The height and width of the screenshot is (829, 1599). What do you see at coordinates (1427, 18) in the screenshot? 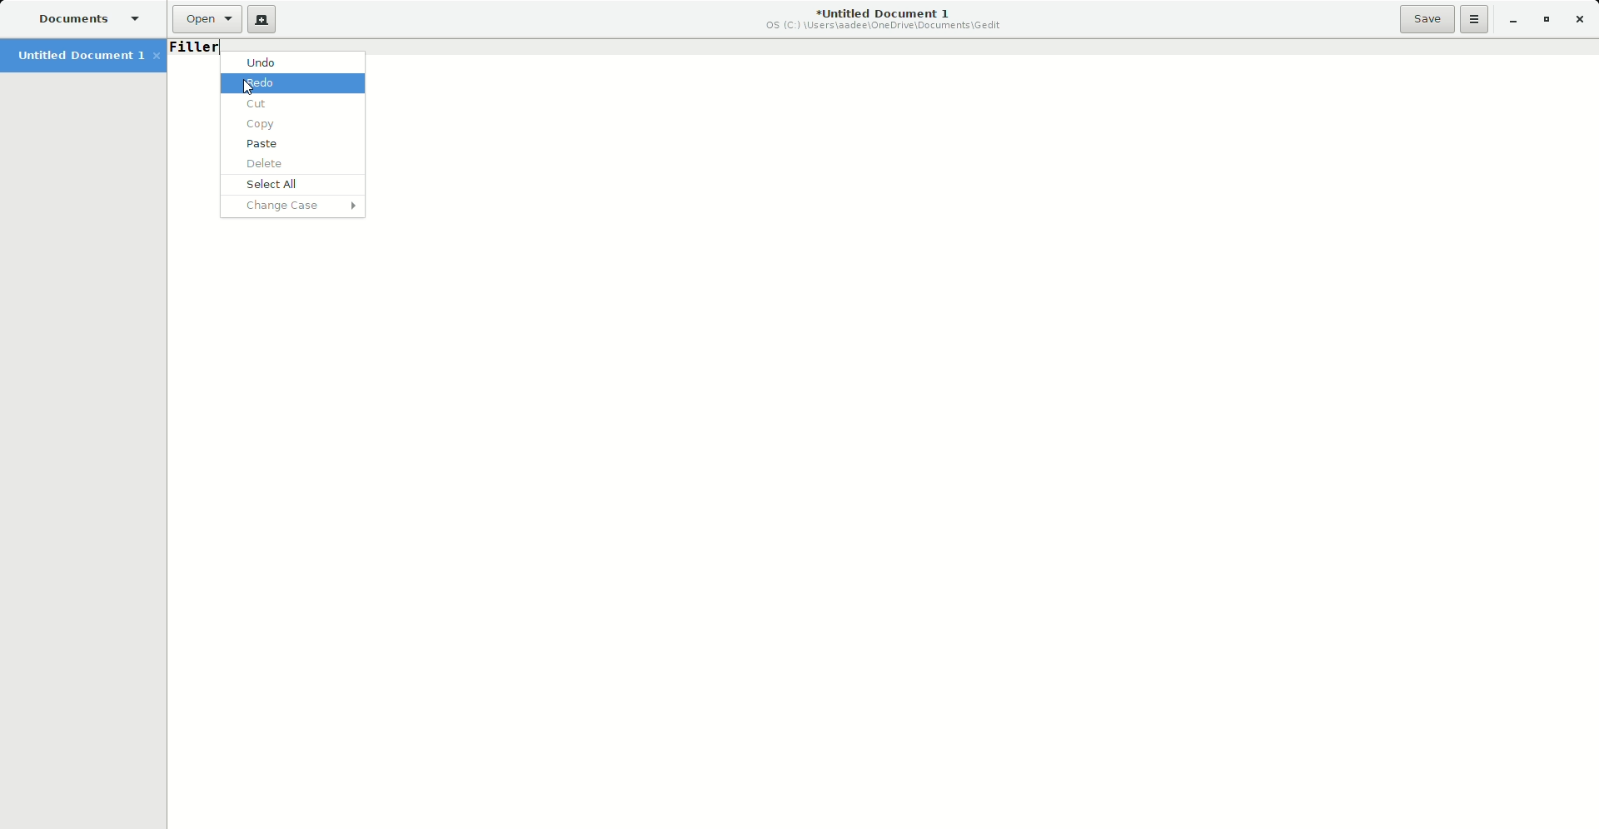
I see `Save` at bounding box center [1427, 18].